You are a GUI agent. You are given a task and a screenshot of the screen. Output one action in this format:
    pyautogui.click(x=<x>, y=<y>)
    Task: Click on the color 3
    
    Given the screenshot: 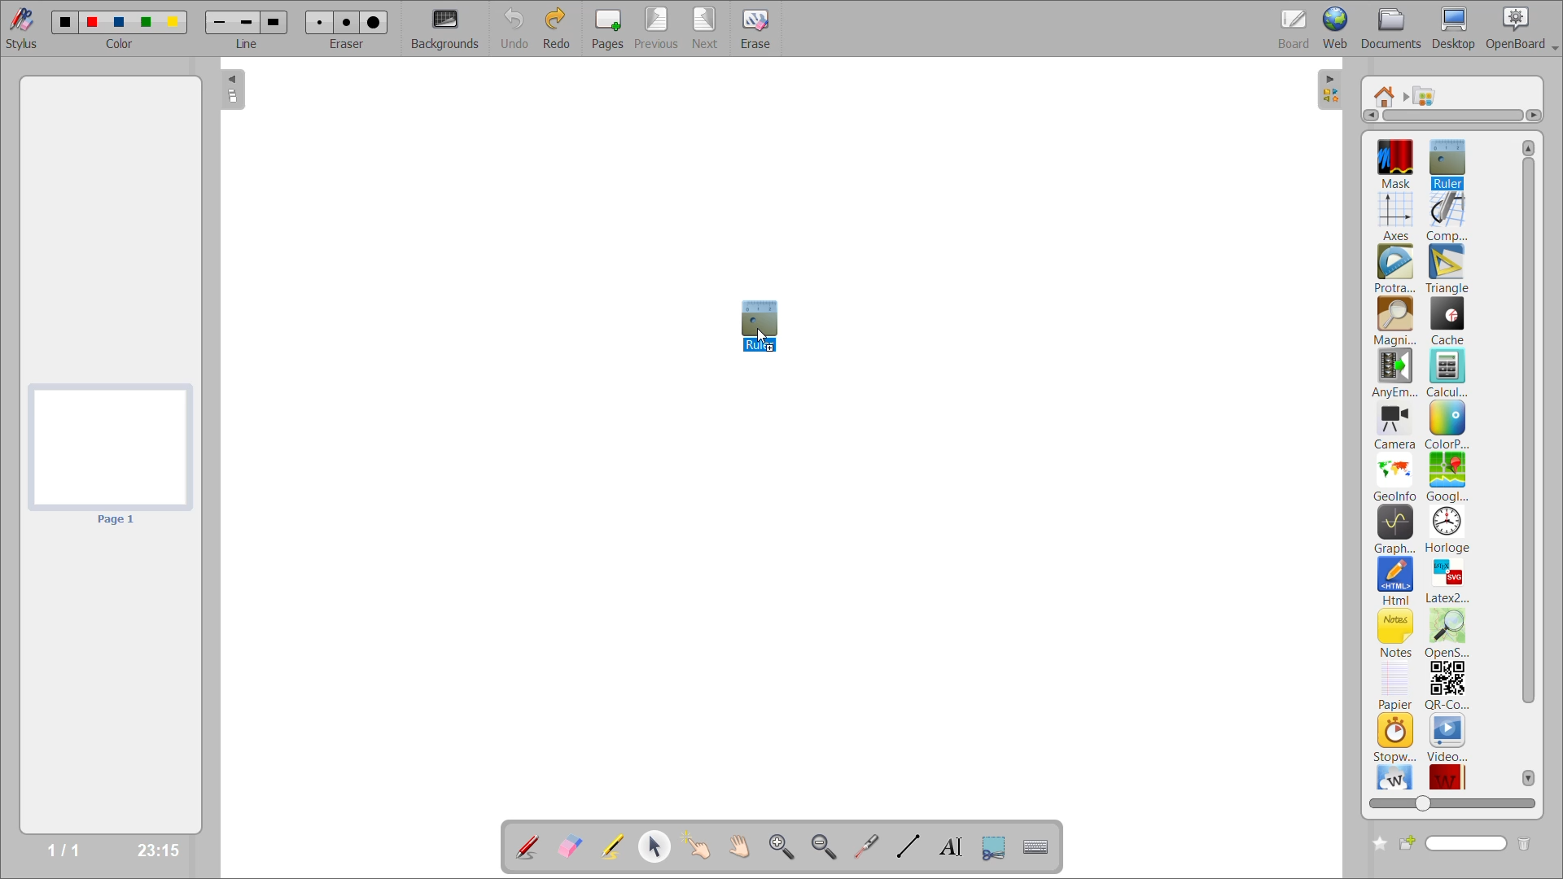 What is the action you would take?
    pyautogui.click(x=118, y=21)
    